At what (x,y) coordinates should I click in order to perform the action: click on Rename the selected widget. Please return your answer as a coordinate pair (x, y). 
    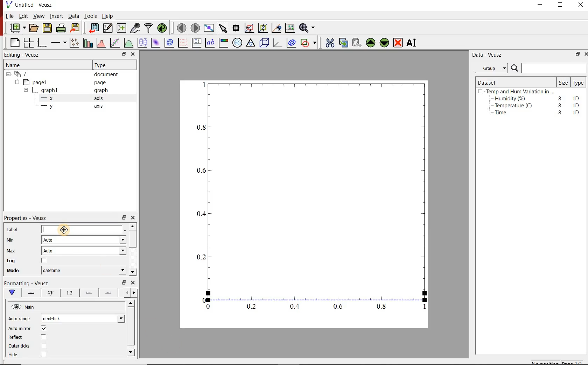
    Looking at the image, I should click on (413, 43).